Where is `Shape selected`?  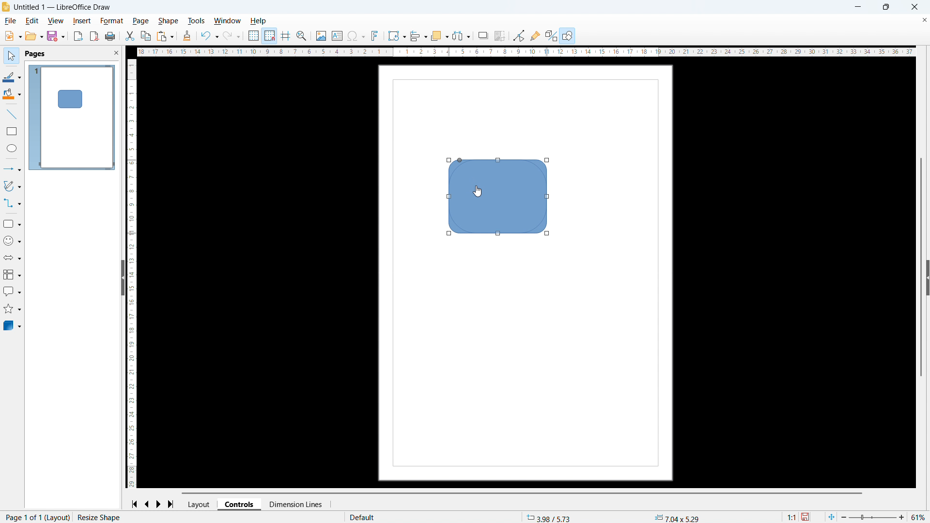
Shape selected is located at coordinates (103, 517).